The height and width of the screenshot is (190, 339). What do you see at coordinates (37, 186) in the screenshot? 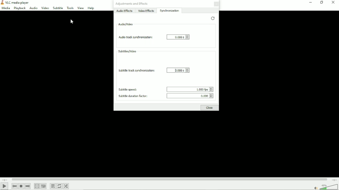
I see `Toggle video in fullscreen` at bounding box center [37, 186].